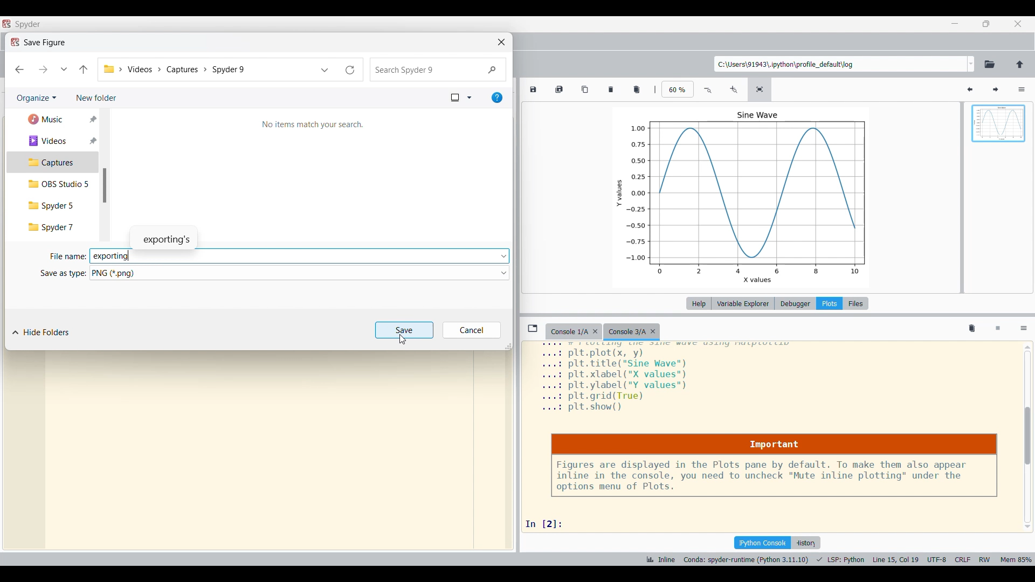  I want to click on plot details, so click(671, 379).